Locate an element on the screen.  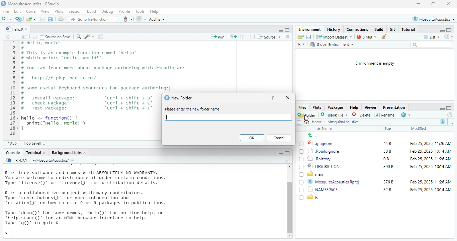
code tools is located at coordinates (90, 37).